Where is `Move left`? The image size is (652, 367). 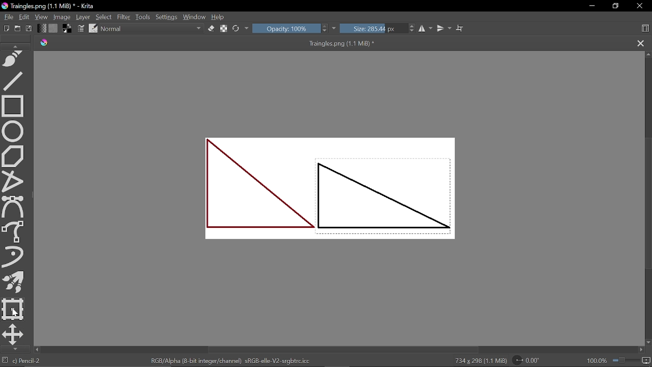 Move left is located at coordinates (37, 350).